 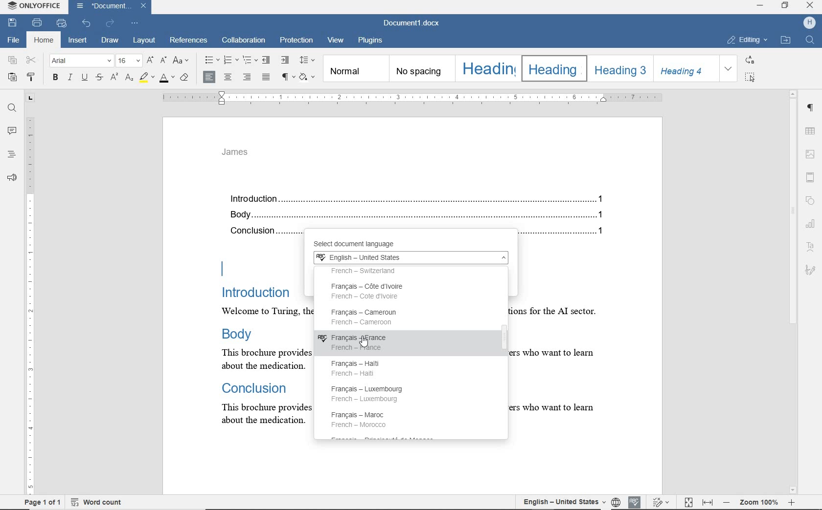 What do you see at coordinates (86, 78) in the screenshot?
I see `underline` at bounding box center [86, 78].